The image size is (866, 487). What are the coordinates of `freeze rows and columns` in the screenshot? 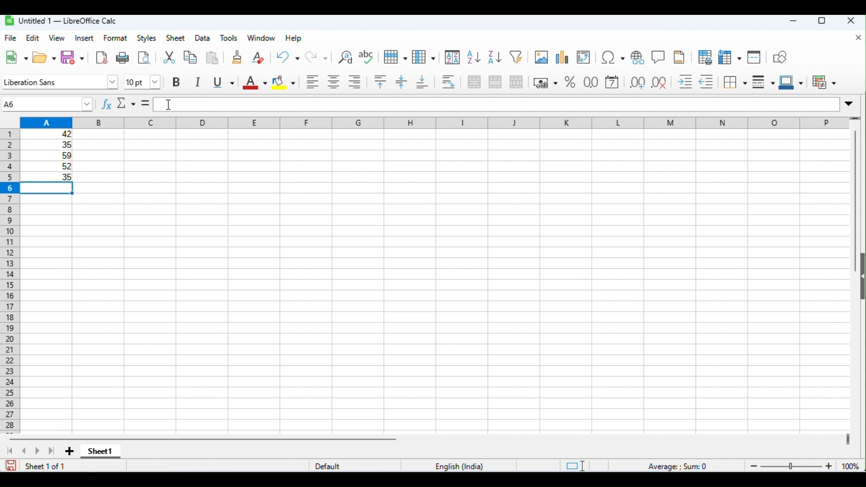 It's located at (729, 57).